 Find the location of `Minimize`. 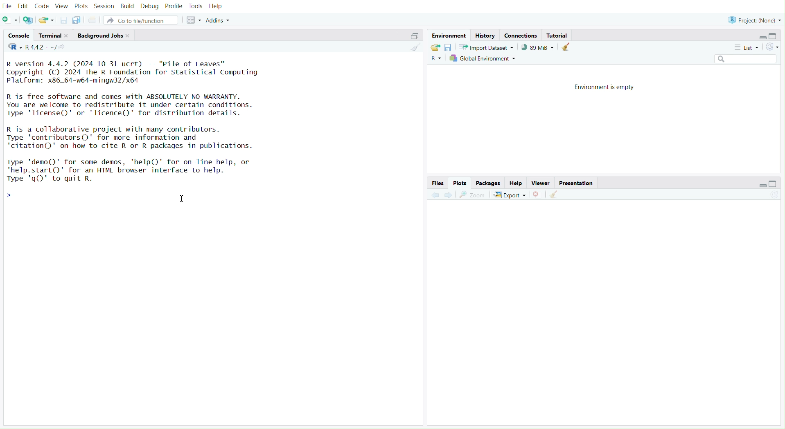

Minimize is located at coordinates (763, 185).